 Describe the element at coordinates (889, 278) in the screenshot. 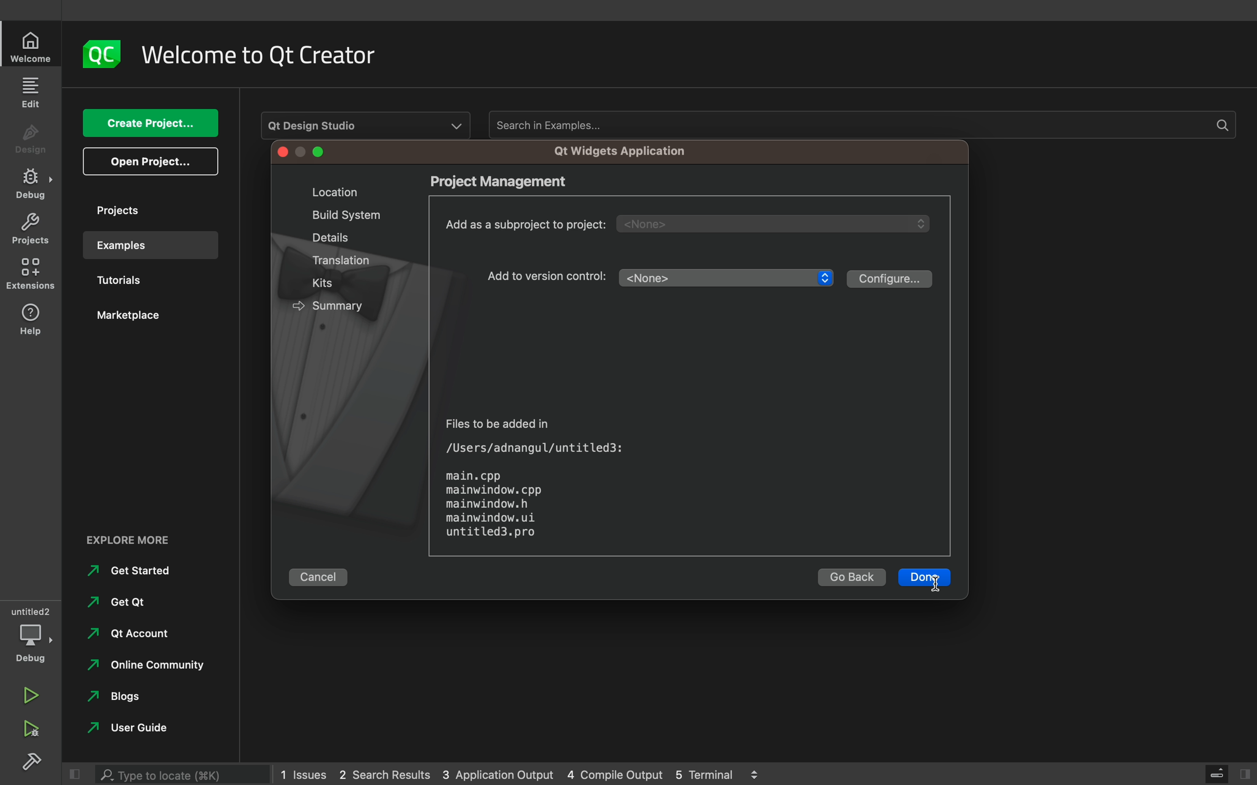

I see `Configure...` at that location.